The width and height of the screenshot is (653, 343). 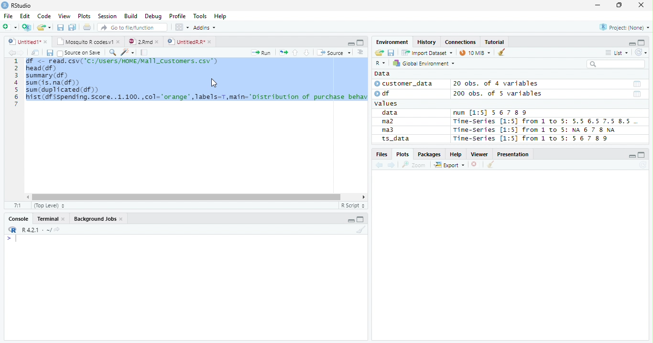 I want to click on Find/Replace, so click(x=112, y=52).